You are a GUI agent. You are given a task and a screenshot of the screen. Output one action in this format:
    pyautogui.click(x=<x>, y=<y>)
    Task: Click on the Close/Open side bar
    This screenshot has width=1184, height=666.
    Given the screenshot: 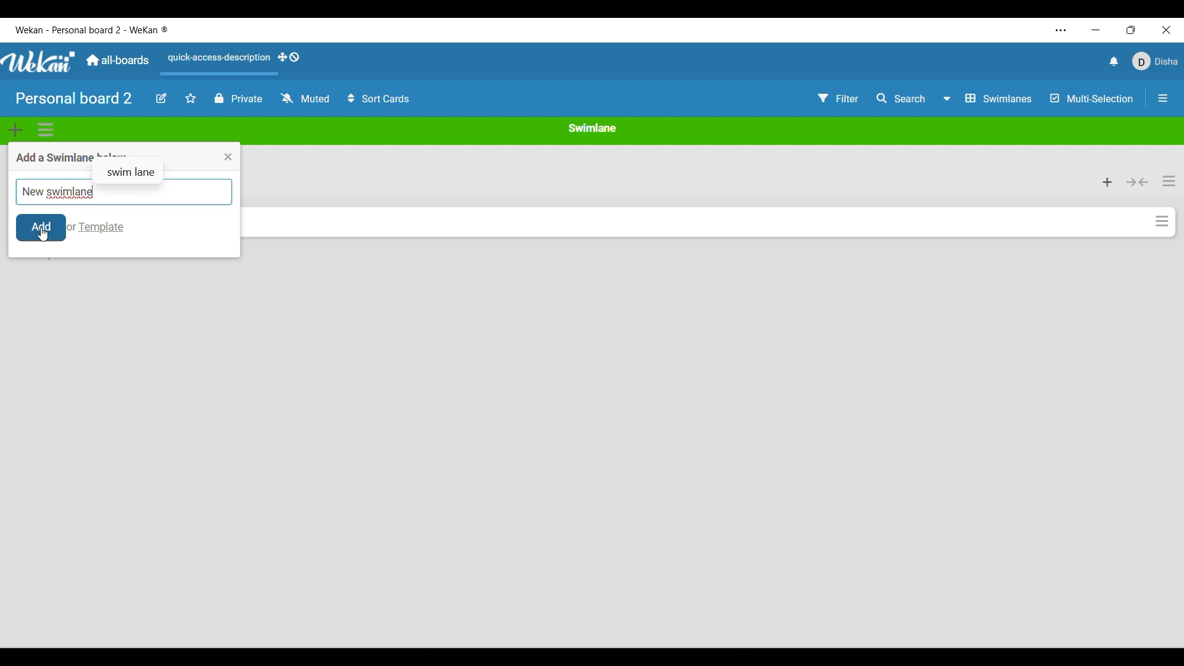 What is the action you would take?
    pyautogui.click(x=1162, y=98)
    